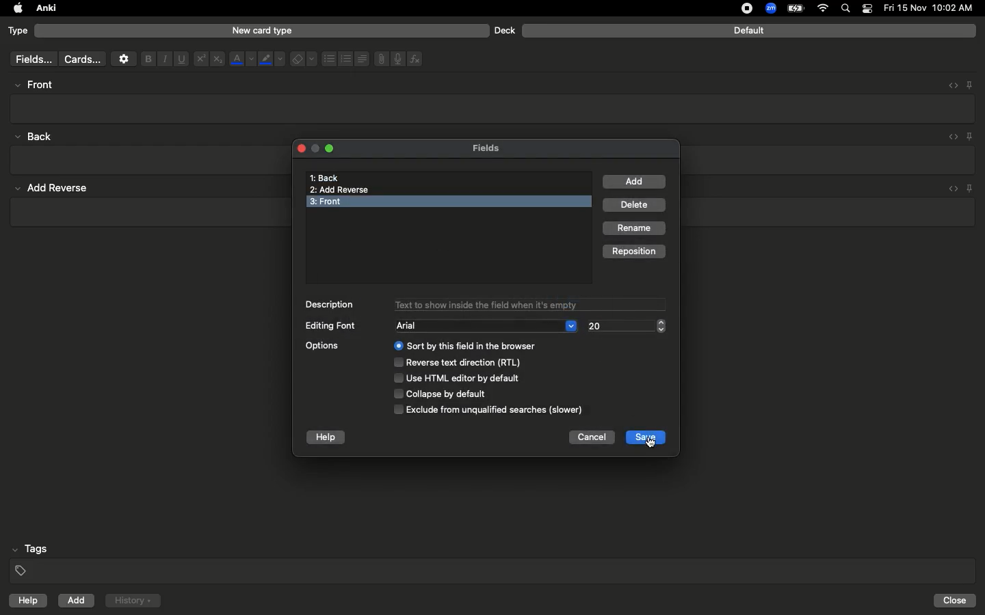 Image resolution: width=985 pixels, height=615 pixels. Describe the element at coordinates (634, 250) in the screenshot. I see `reposition` at that location.